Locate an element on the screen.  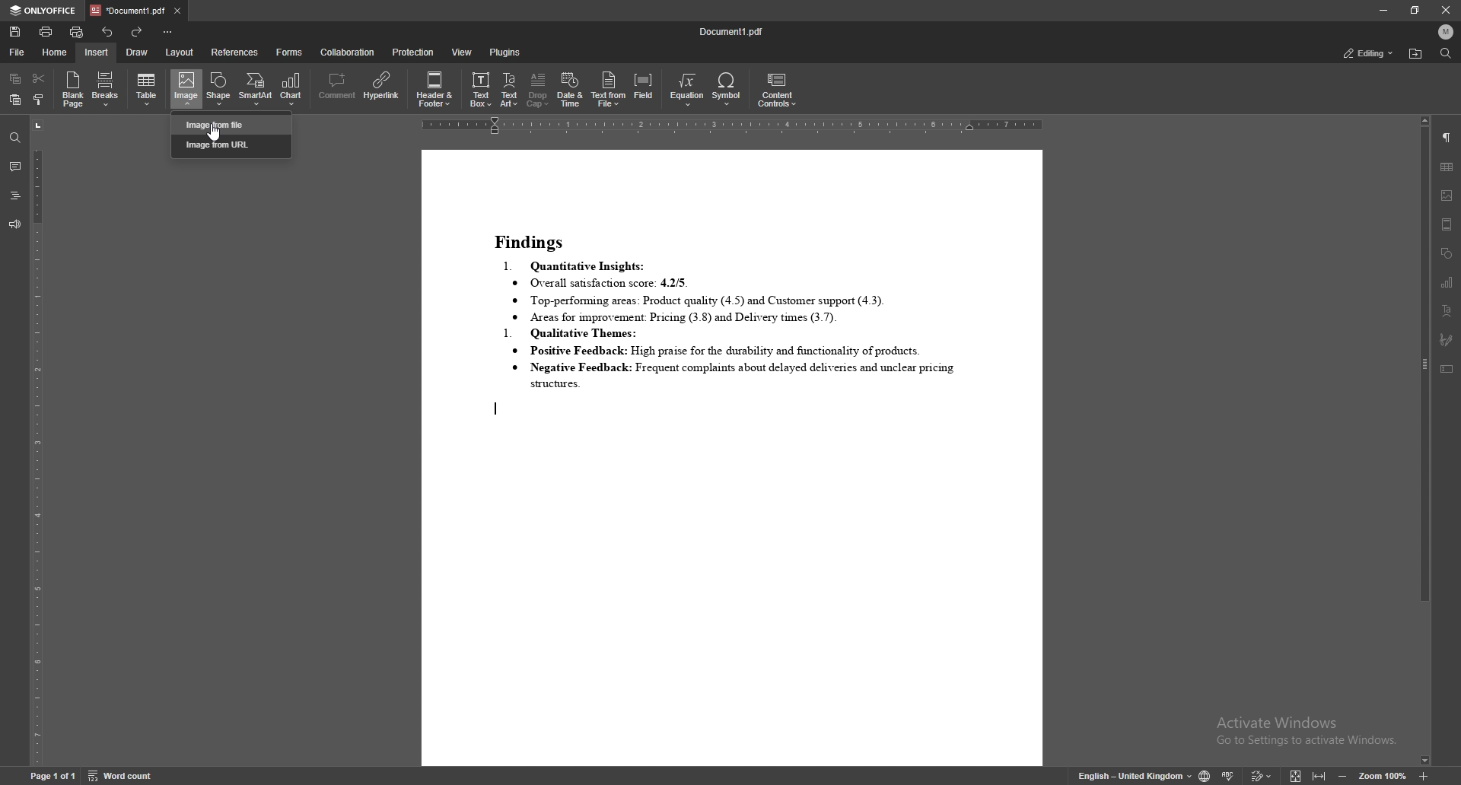
view is located at coordinates (462, 52).